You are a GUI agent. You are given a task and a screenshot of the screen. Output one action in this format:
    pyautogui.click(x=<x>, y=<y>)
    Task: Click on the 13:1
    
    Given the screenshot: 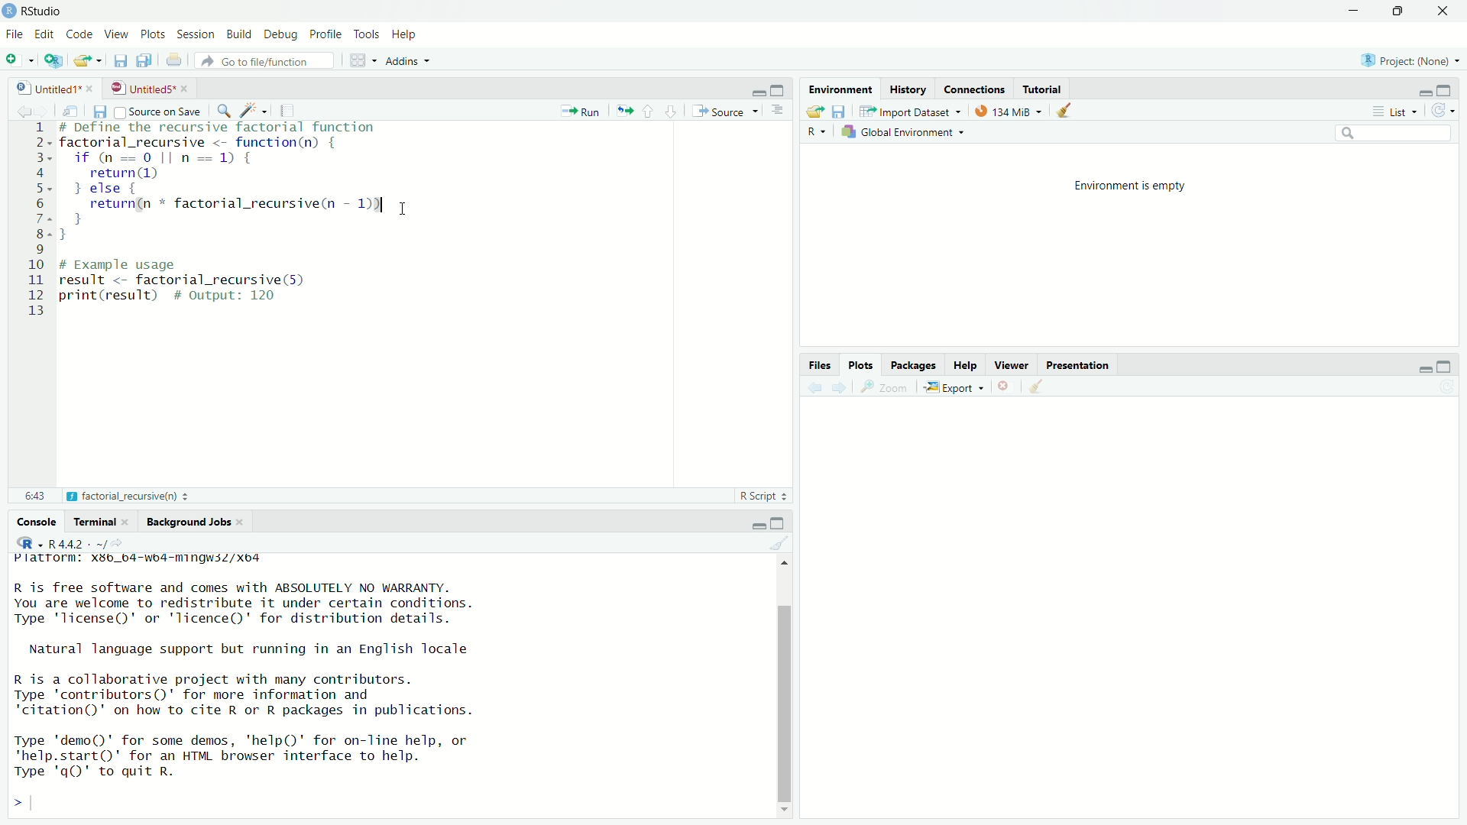 What is the action you would take?
    pyautogui.click(x=36, y=493)
    